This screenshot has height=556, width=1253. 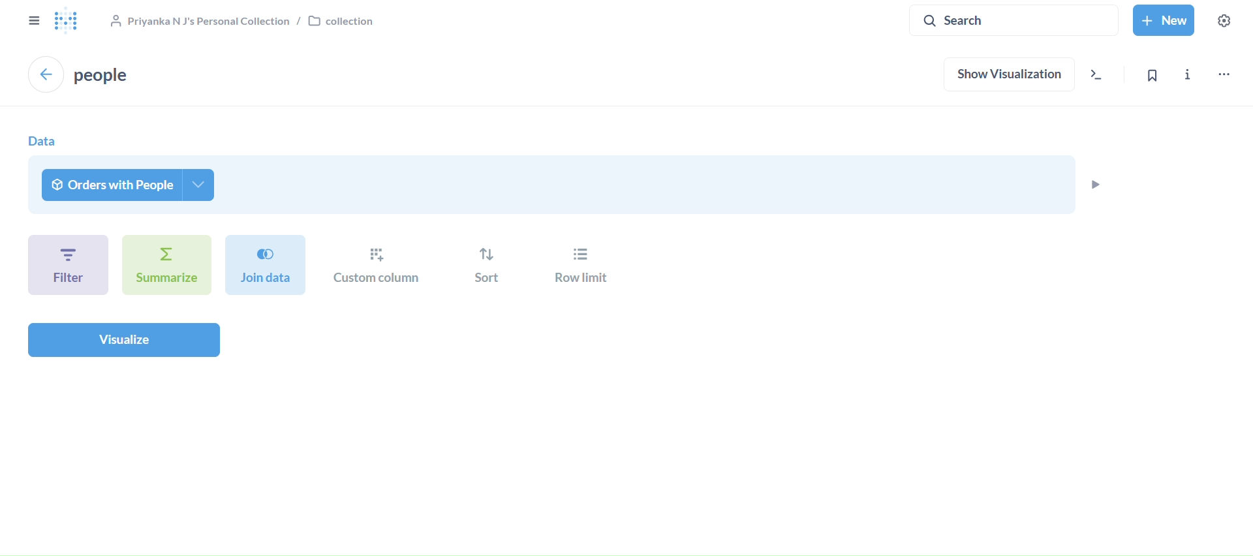 I want to click on back, so click(x=46, y=74).